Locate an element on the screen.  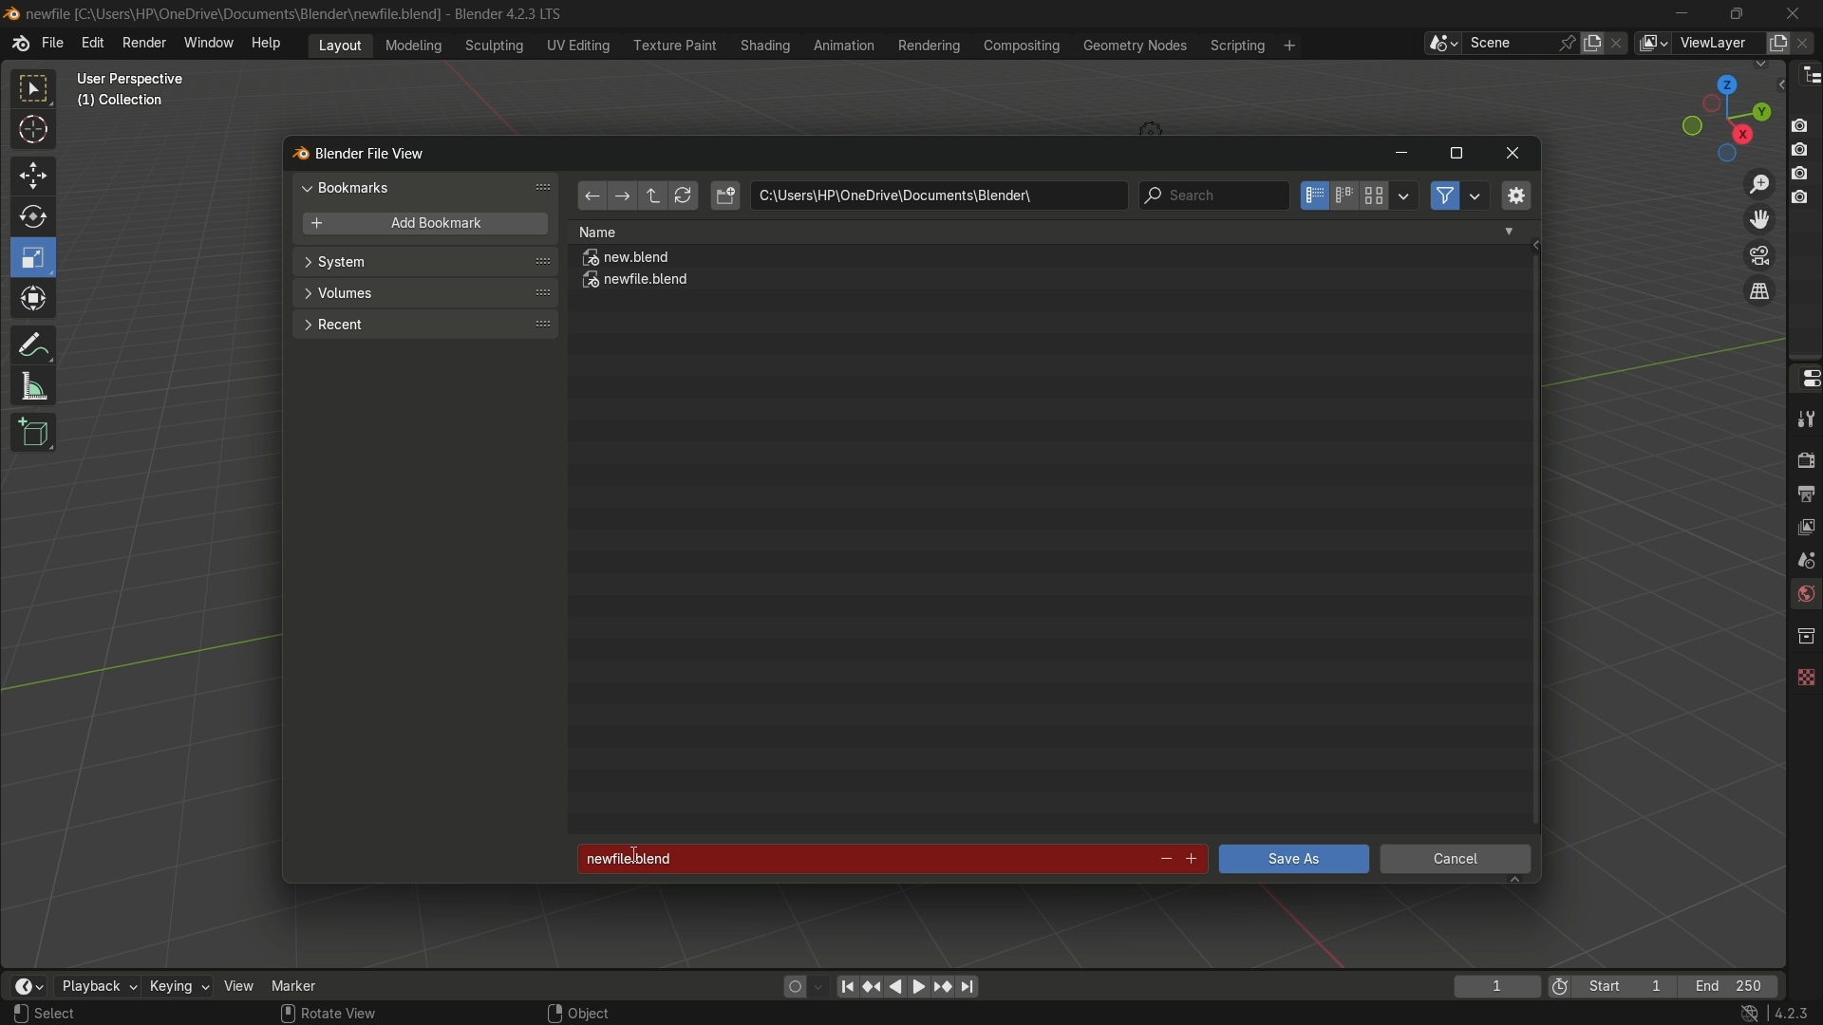
move is located at coordinates (31, 174).